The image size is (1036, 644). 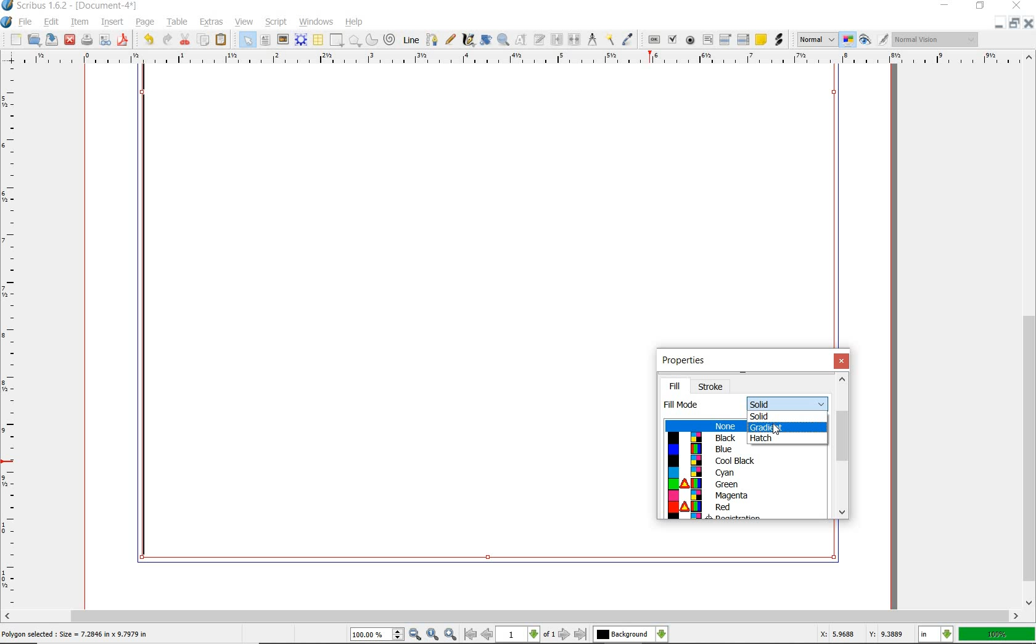 What do you see at coordinates (210, 22) in the screenshot?
I see `extras` at bounding box center [210, 22].